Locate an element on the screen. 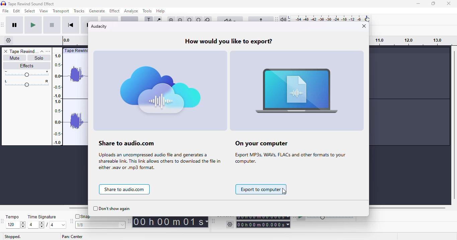 Image resolution: width=457 pixels, height=240 pixels. zoom out is located at coordinates (181, 20).